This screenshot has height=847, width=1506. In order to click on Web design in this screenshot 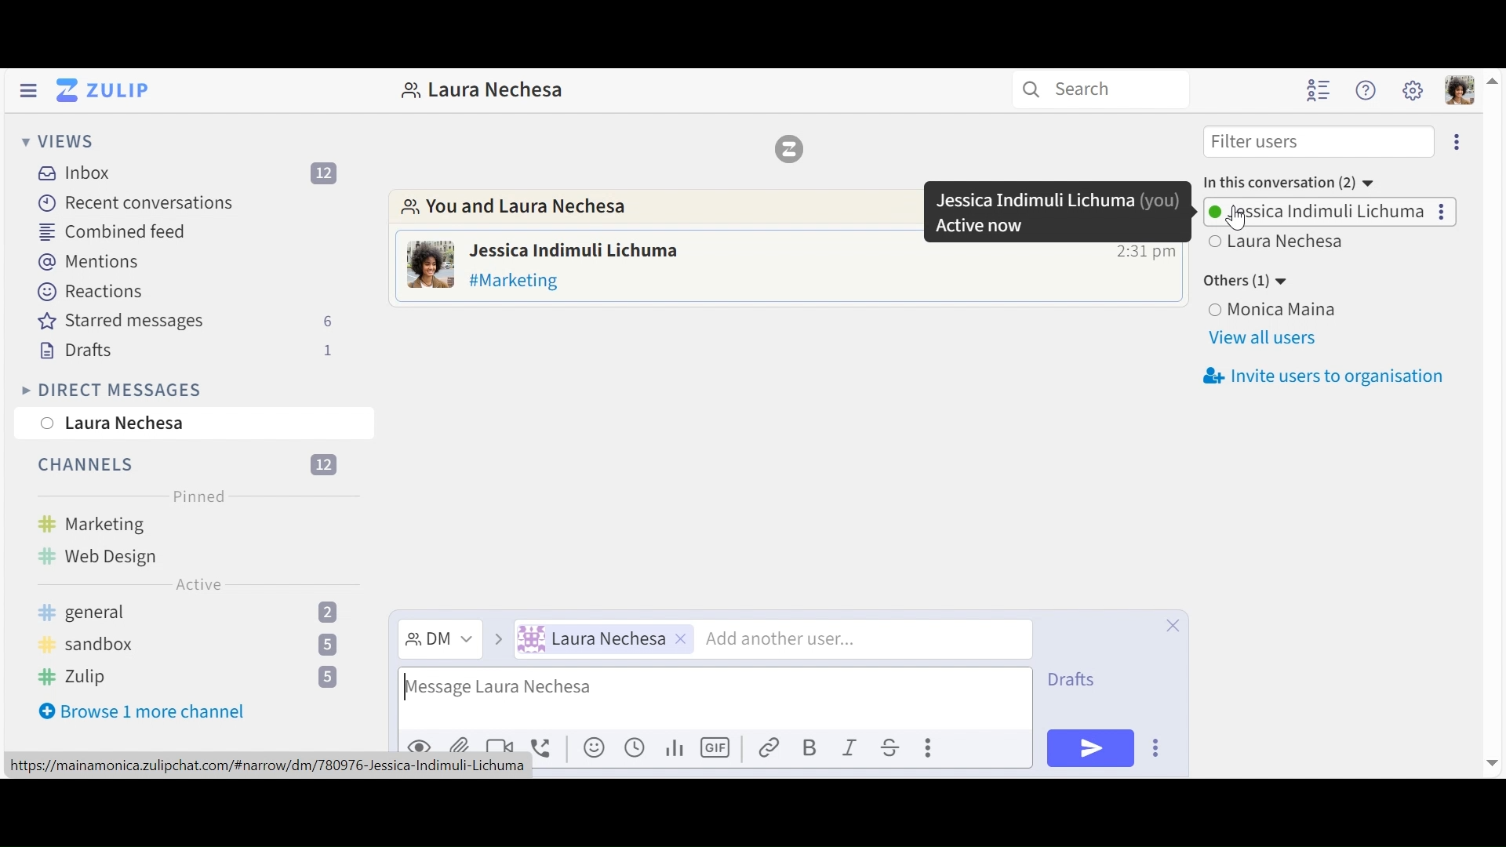, I will do `click(96, 553)`.